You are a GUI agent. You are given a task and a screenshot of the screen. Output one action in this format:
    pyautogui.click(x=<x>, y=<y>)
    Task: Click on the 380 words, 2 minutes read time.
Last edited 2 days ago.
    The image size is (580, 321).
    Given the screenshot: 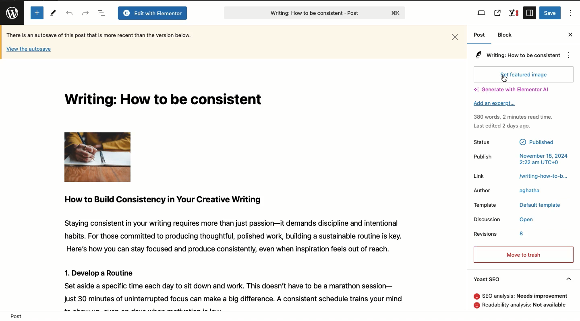 What is the action you would take?
    pyautogui.click(x=514, y=121)
    